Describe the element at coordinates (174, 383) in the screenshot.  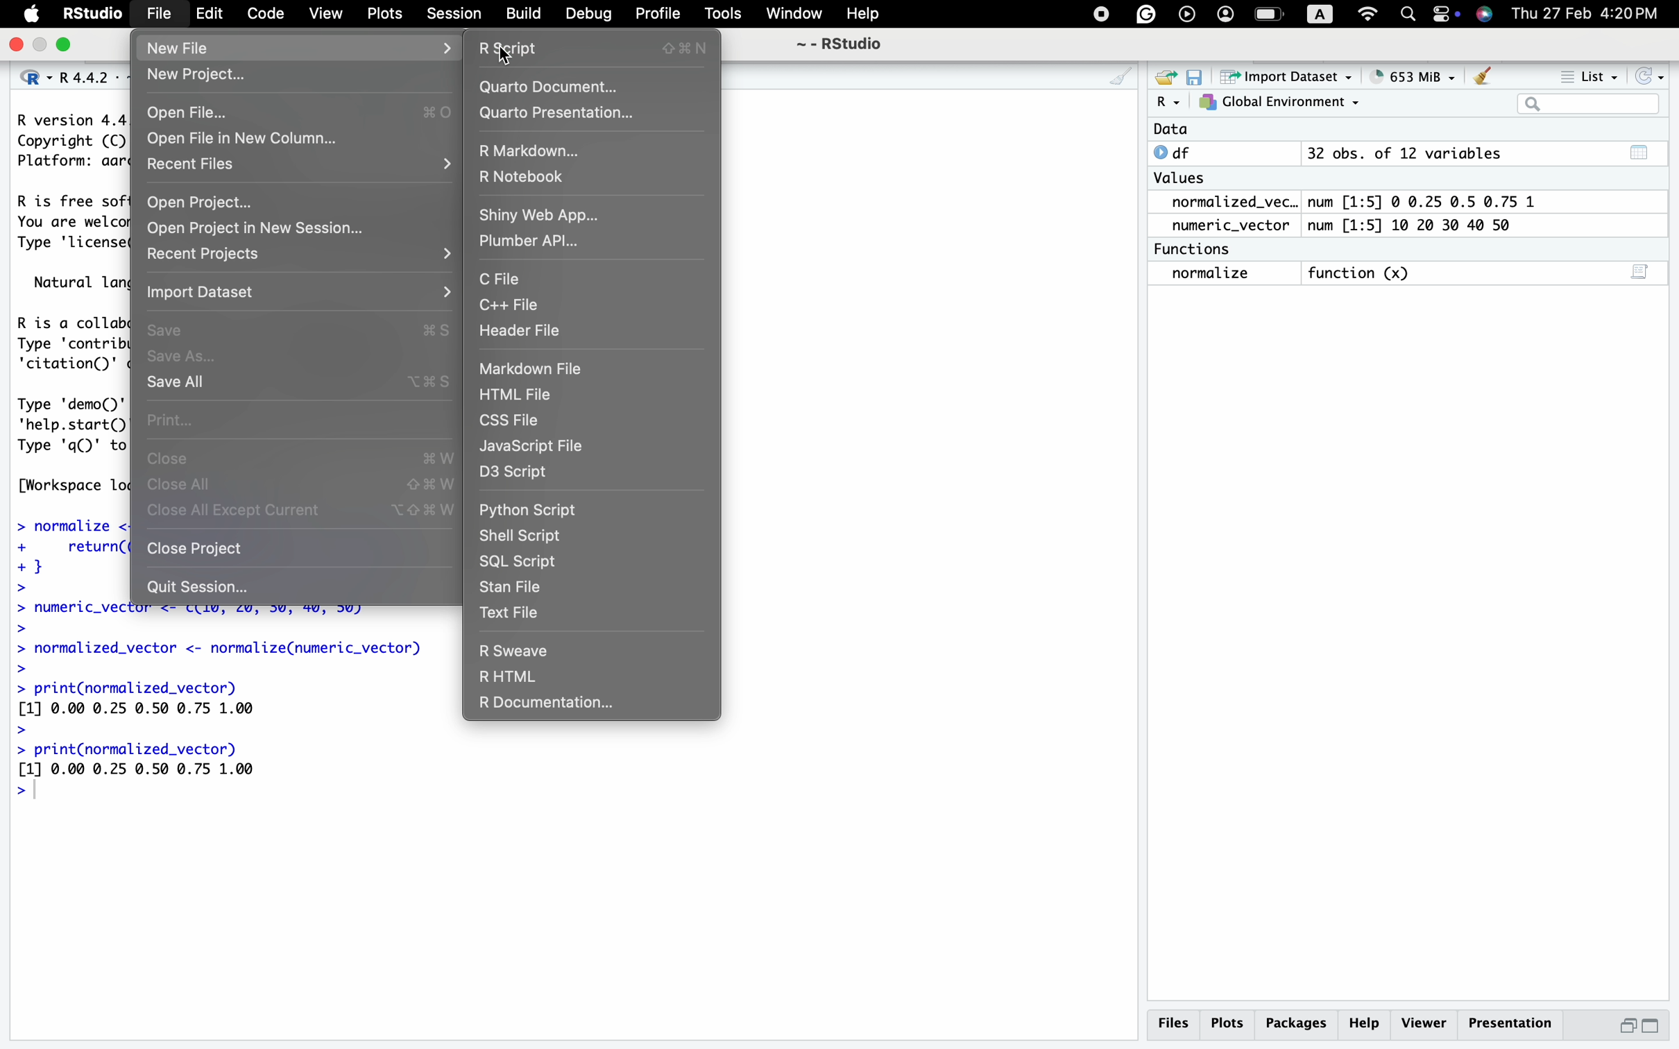
I see `Save All` at that location.